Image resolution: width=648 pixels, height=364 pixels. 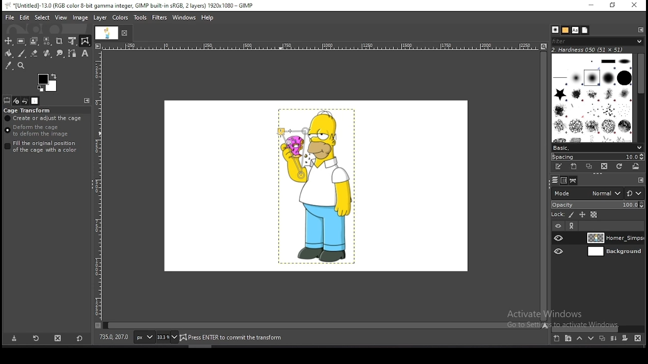 I want to click on cage transform tool, so click(x=85, y=41).